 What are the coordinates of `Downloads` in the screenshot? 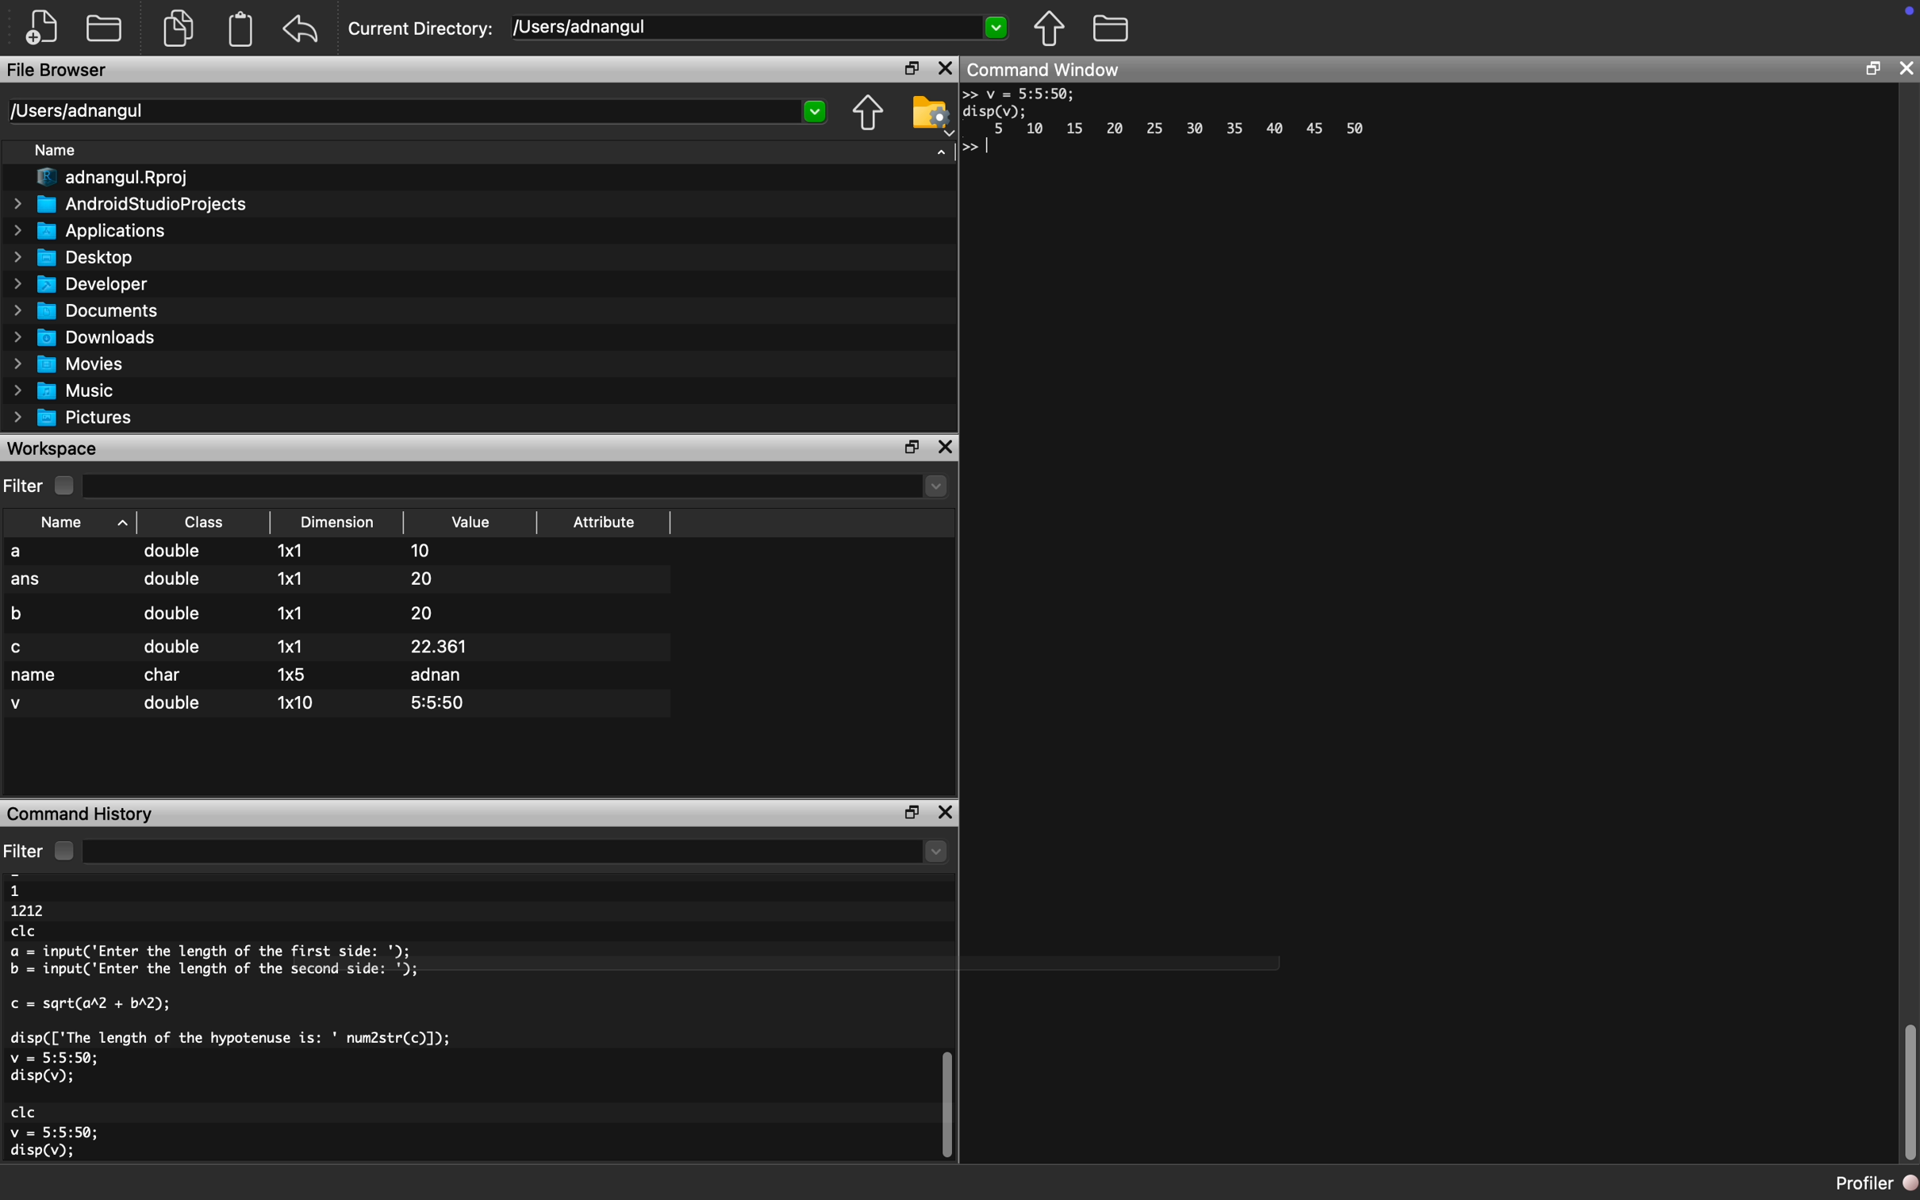 It's located at (83, 338).